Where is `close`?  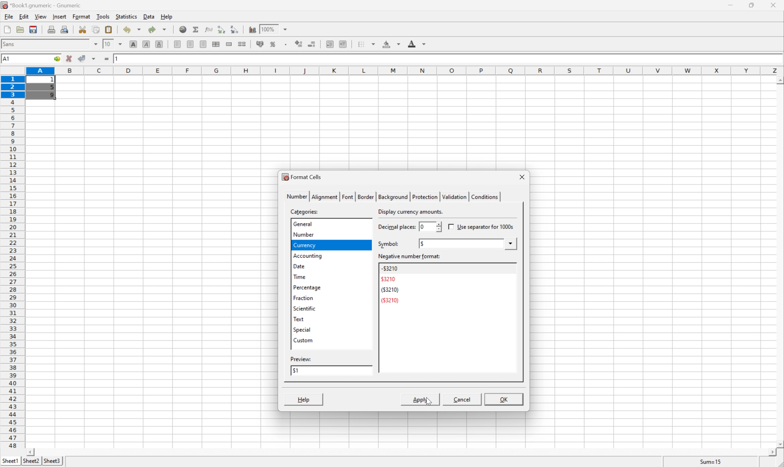
close is located at coordinates (522, 177).